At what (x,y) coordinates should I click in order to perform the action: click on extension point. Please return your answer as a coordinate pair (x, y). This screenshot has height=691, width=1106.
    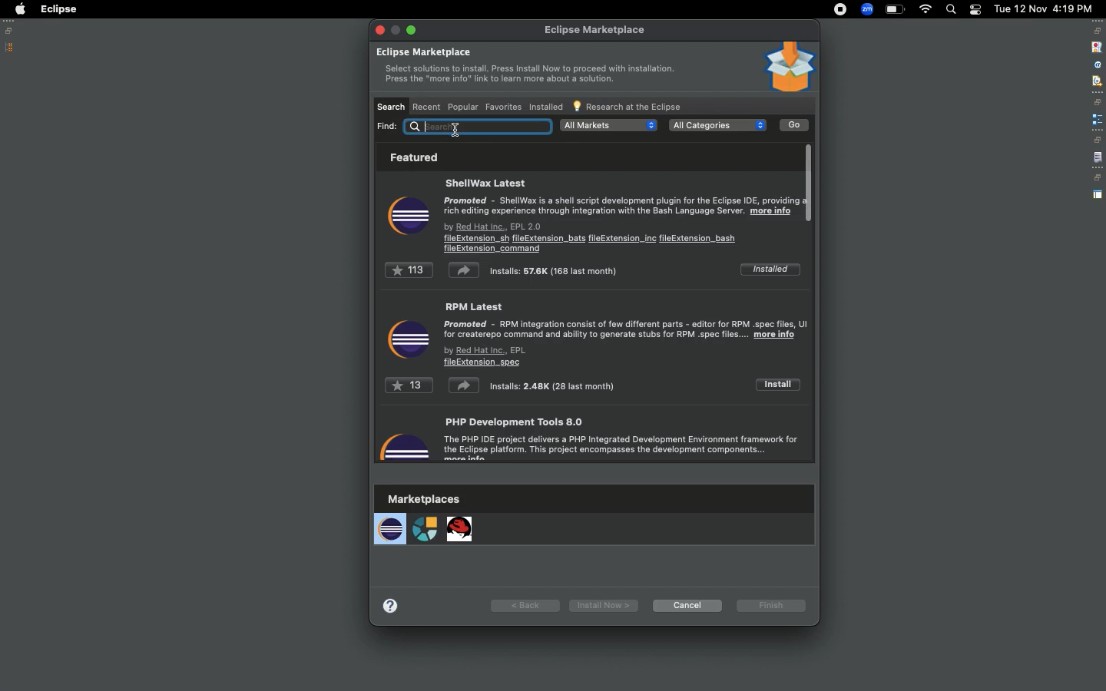
    Looking at the image, I should click on (1097, 119).